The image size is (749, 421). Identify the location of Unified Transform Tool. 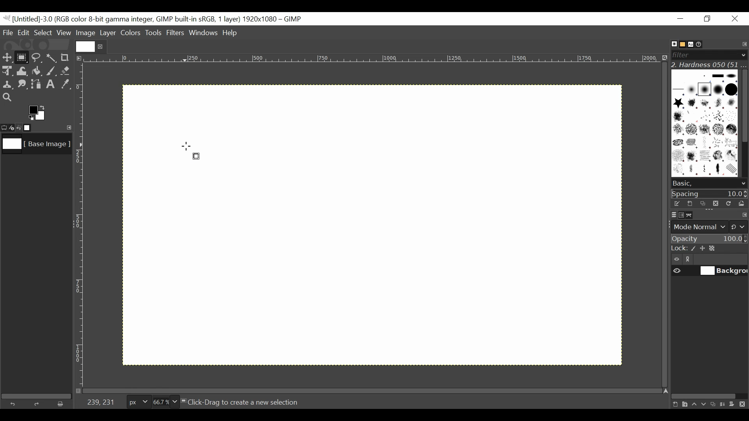
(7, 71).